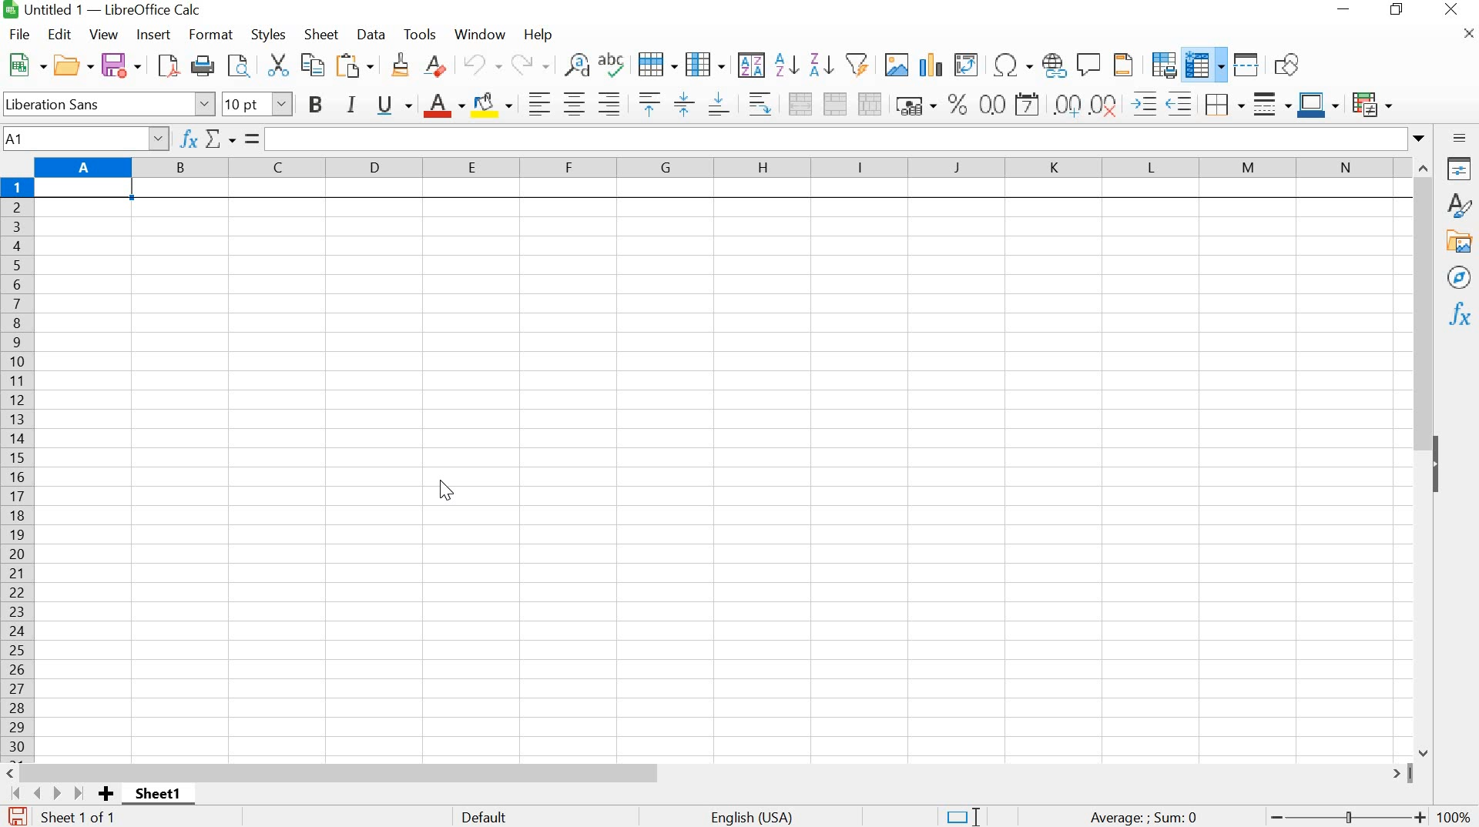 The width and height of the screenshot is (1479, 827). What do you see at coordinates (850, 139) in the screenshot?
I see `INPUT LINE` at bounding box center [850, 139].